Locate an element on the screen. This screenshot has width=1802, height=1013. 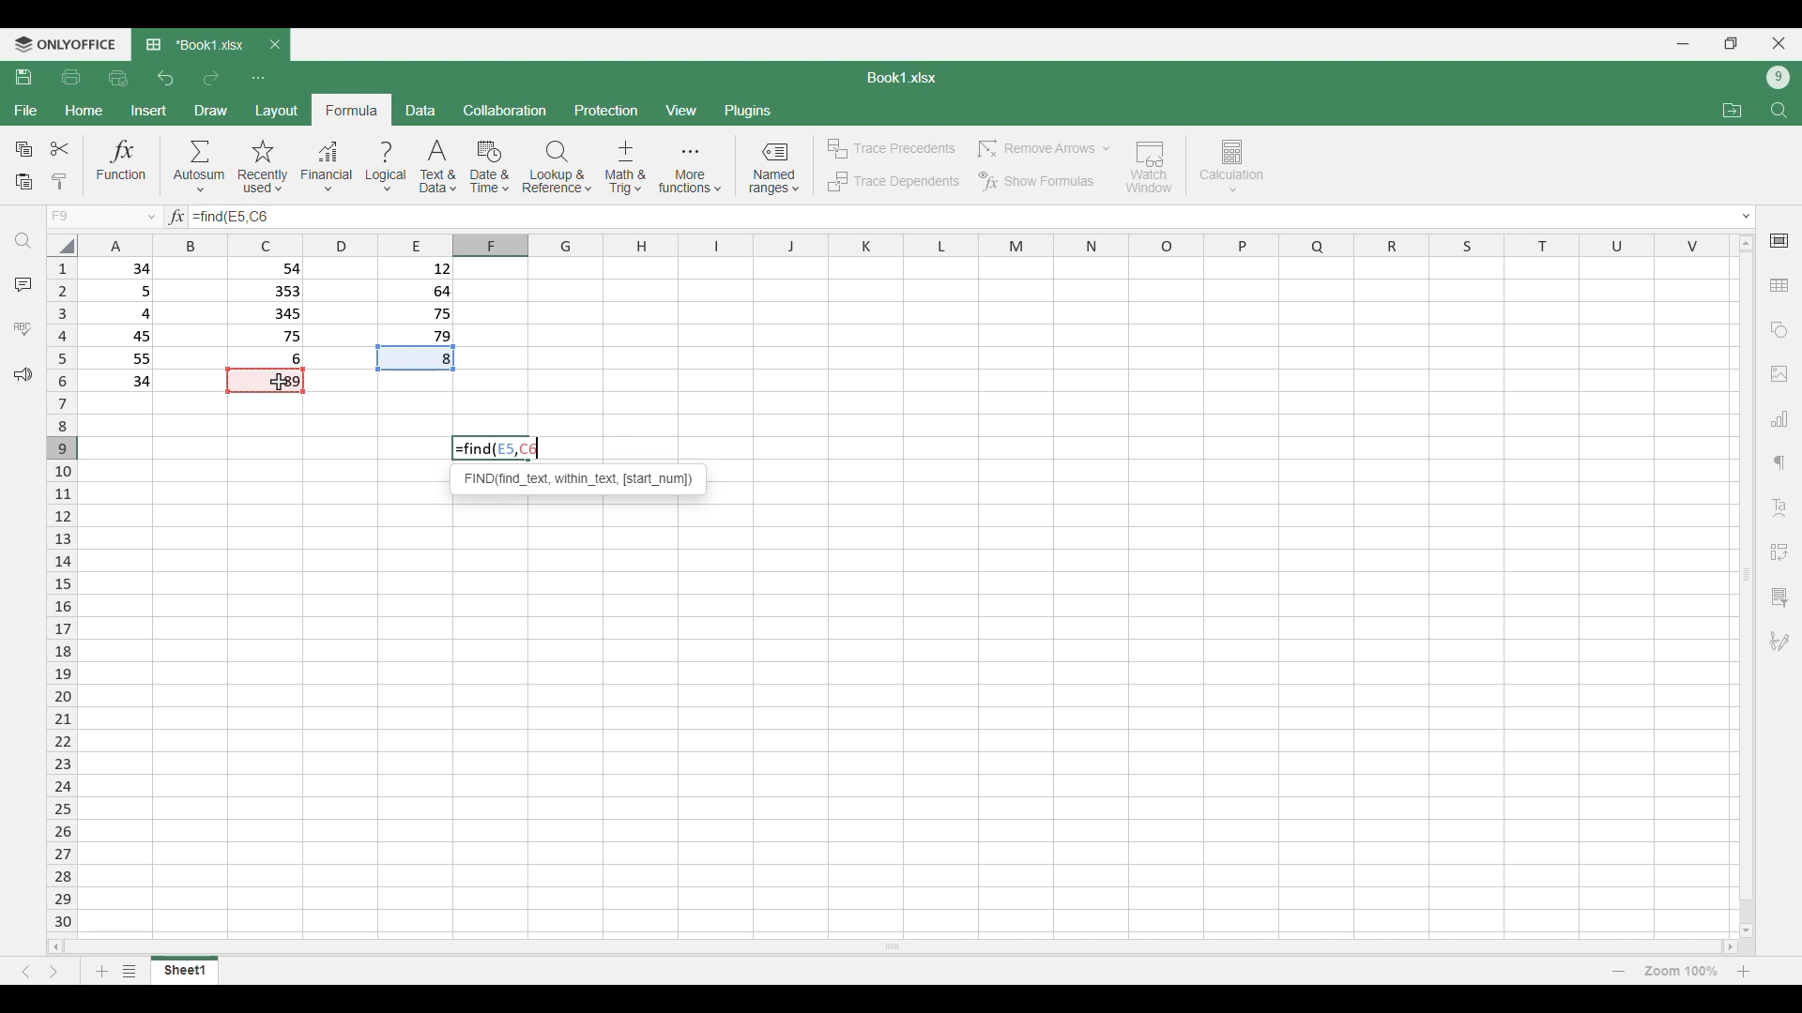
Find is located at coordinates (1779, 110).